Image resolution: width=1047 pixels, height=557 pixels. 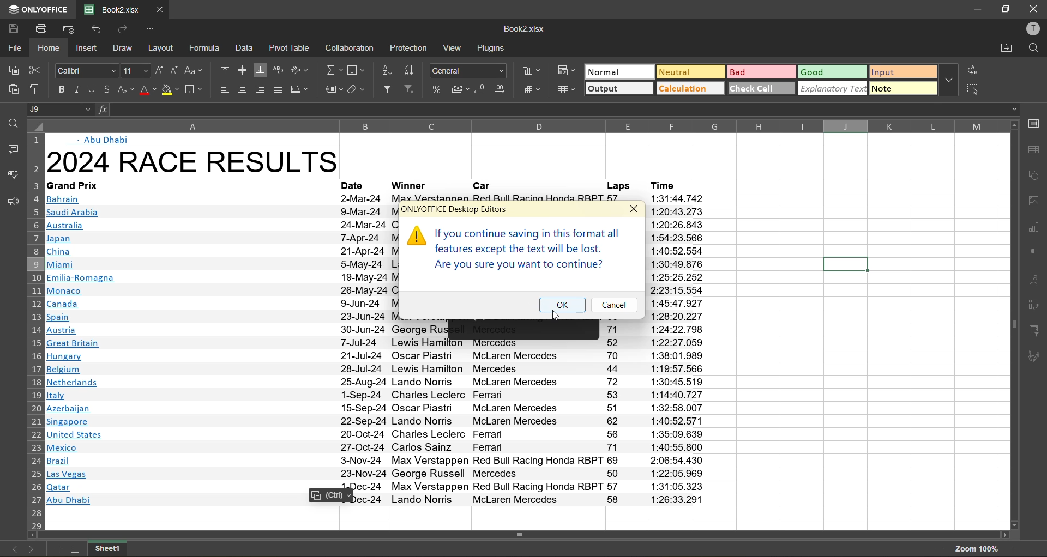 I want to click on strikethrough, so click(x=107, y=89).